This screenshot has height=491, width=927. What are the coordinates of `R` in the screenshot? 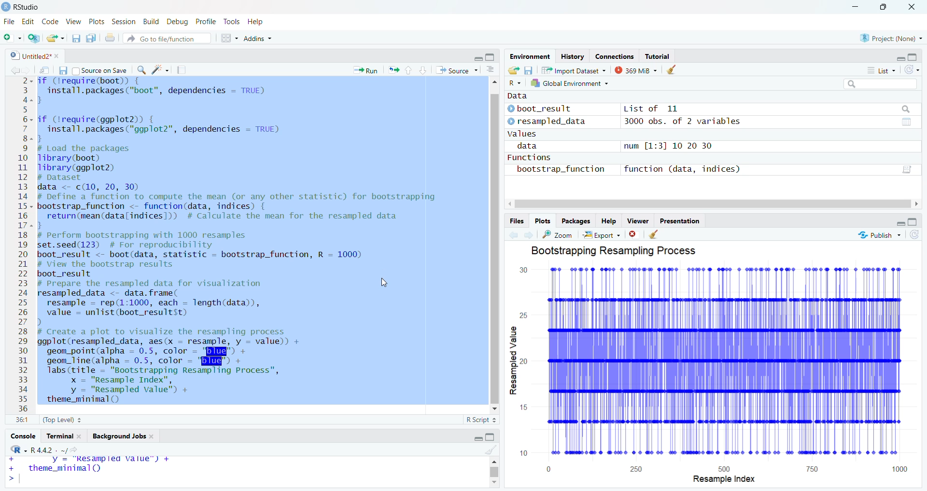 It's located at (514, 83).